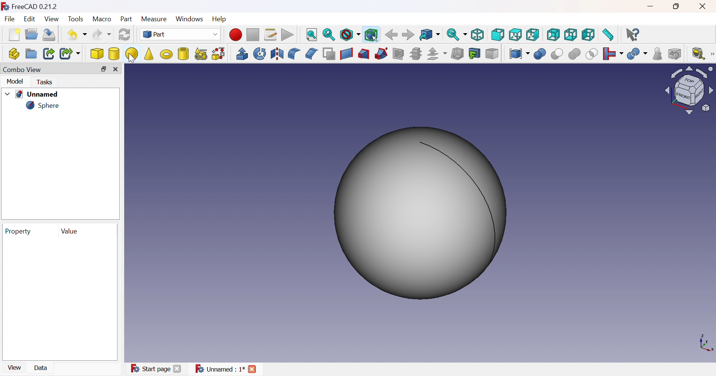 This screenshot has width=716, height=376. I want to click on Top, so click(515, 35).